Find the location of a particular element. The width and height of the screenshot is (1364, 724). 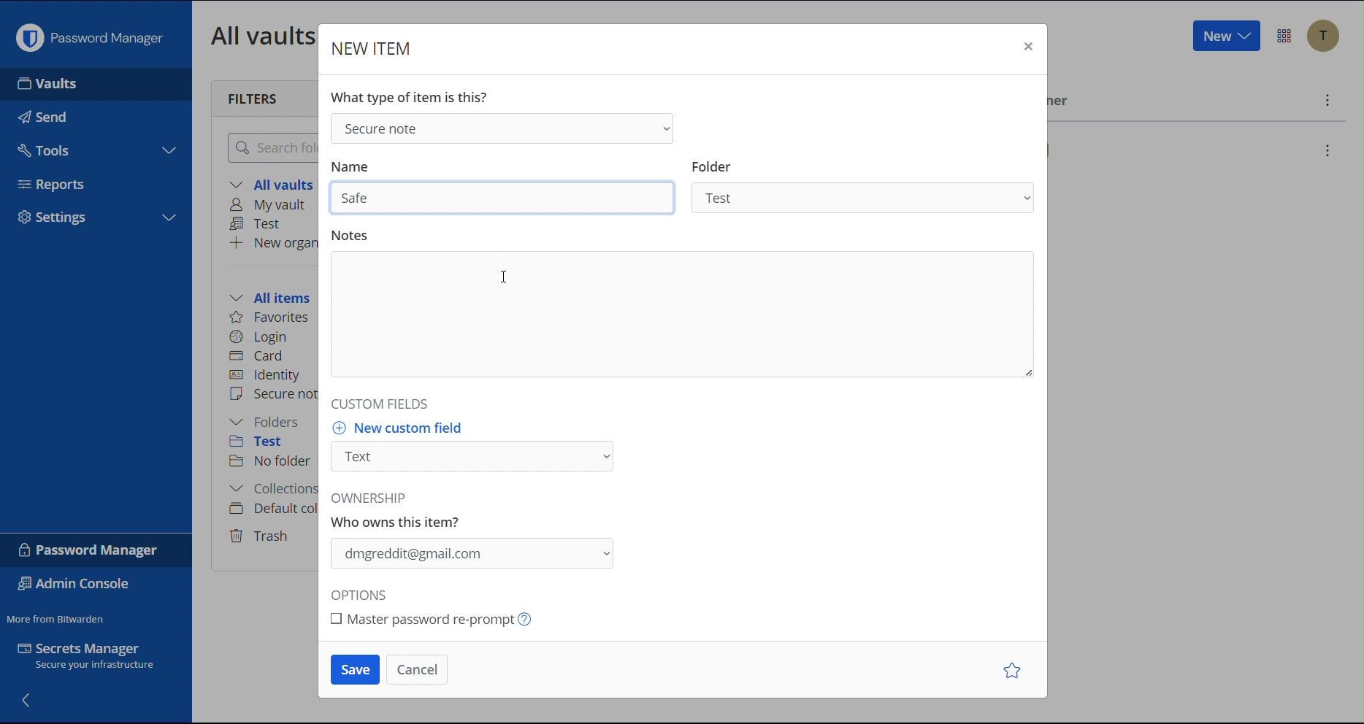

Save is located at coordinates (356, 670).